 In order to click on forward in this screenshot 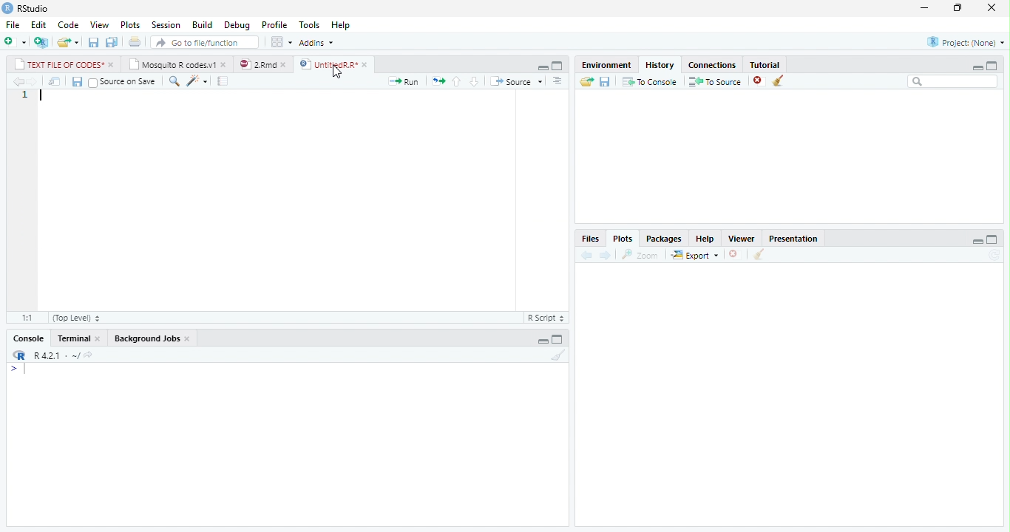, I will do `click(604, 255)`.